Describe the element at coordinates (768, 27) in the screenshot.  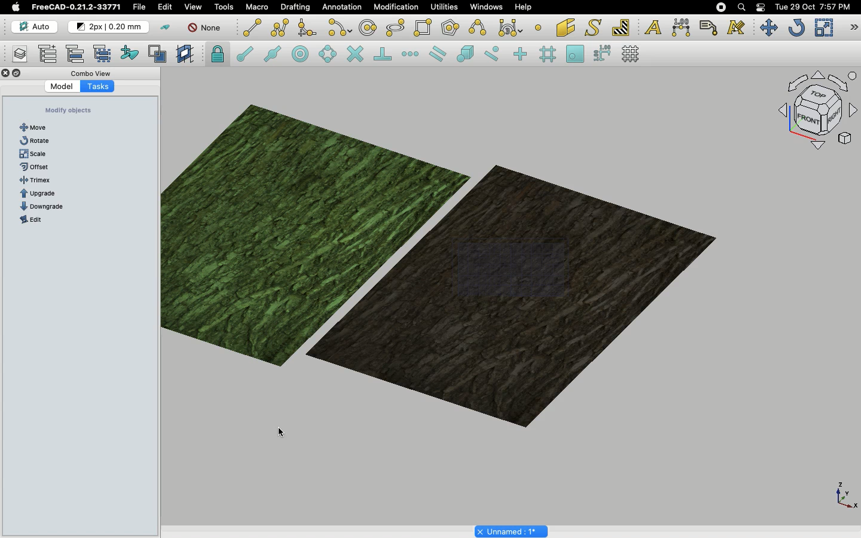
I see `Move` at that location.